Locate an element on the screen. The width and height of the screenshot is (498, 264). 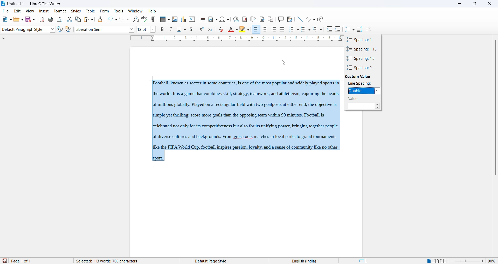
single page view is located at coordinates (428, 261).